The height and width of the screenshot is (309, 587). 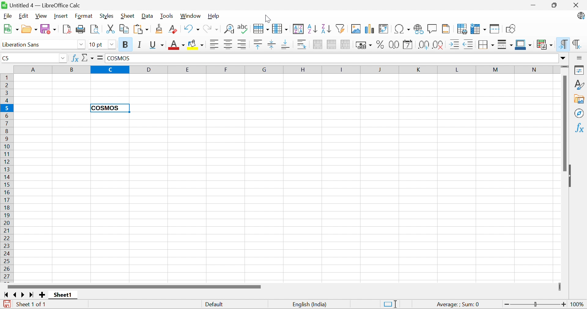 I want to click on Functions, so click(x=580, y=127).